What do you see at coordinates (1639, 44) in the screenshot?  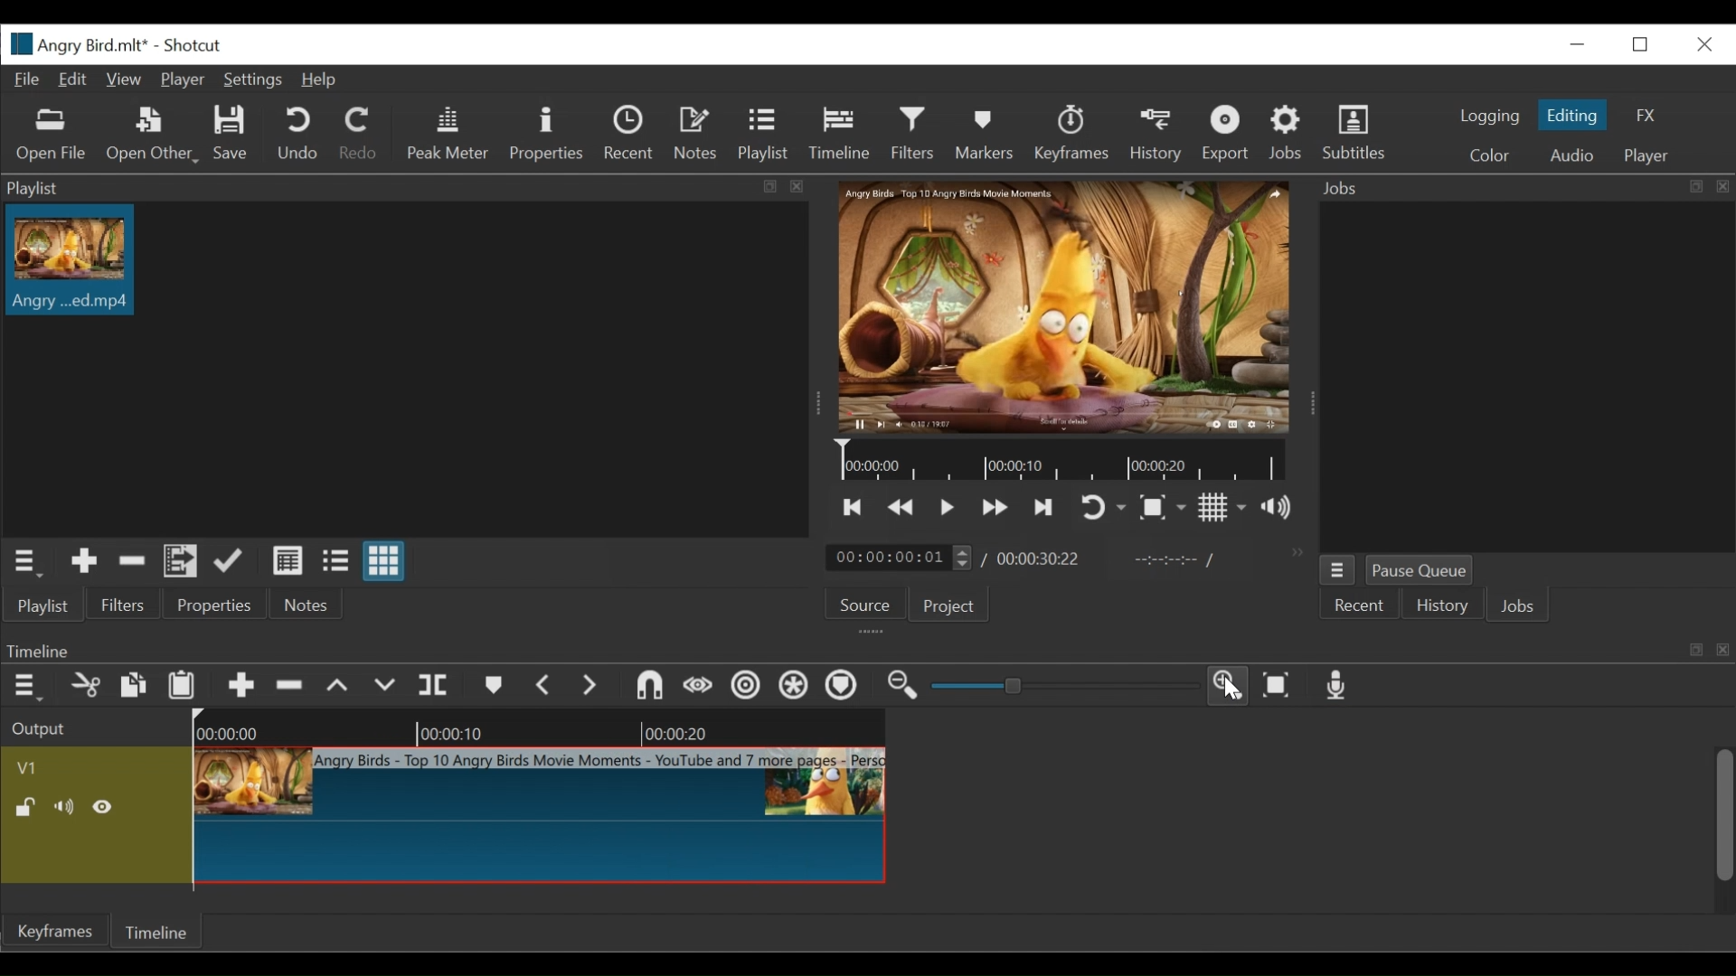 I see `Restore` at bounding box center [1639, 44].